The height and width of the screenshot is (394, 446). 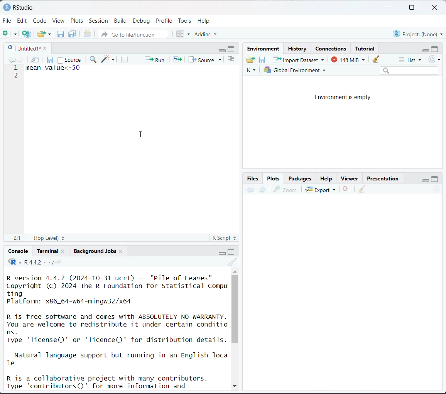 I want to click on maximize, so click(x=232, y=49).